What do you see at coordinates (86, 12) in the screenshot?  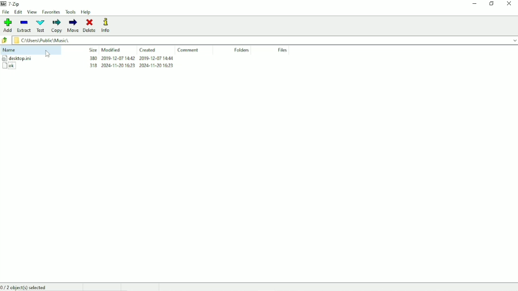 I see `Help` at bounding box center [86, 12].